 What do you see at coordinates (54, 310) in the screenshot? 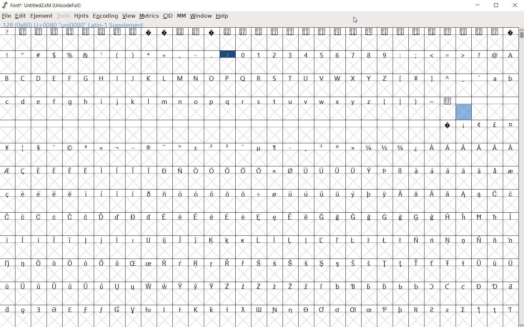
I see `glyph` at bounding box center [54, 310].